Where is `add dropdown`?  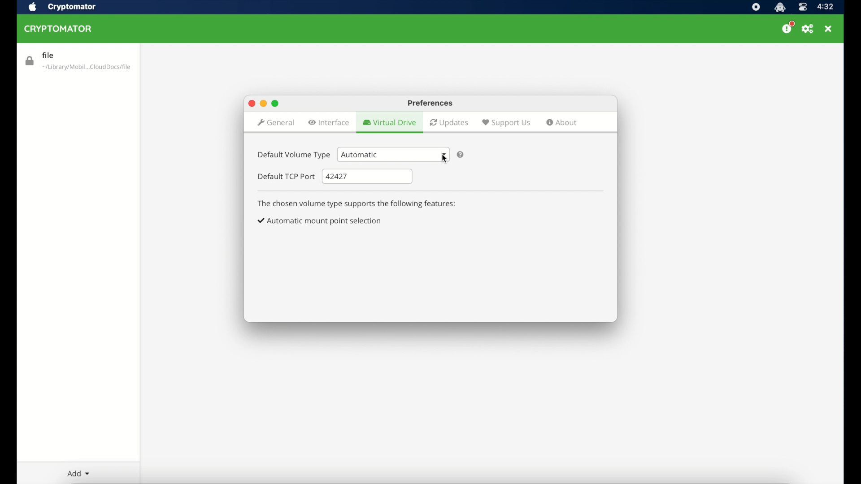 add dropdown is located at coordinates (78, 473).